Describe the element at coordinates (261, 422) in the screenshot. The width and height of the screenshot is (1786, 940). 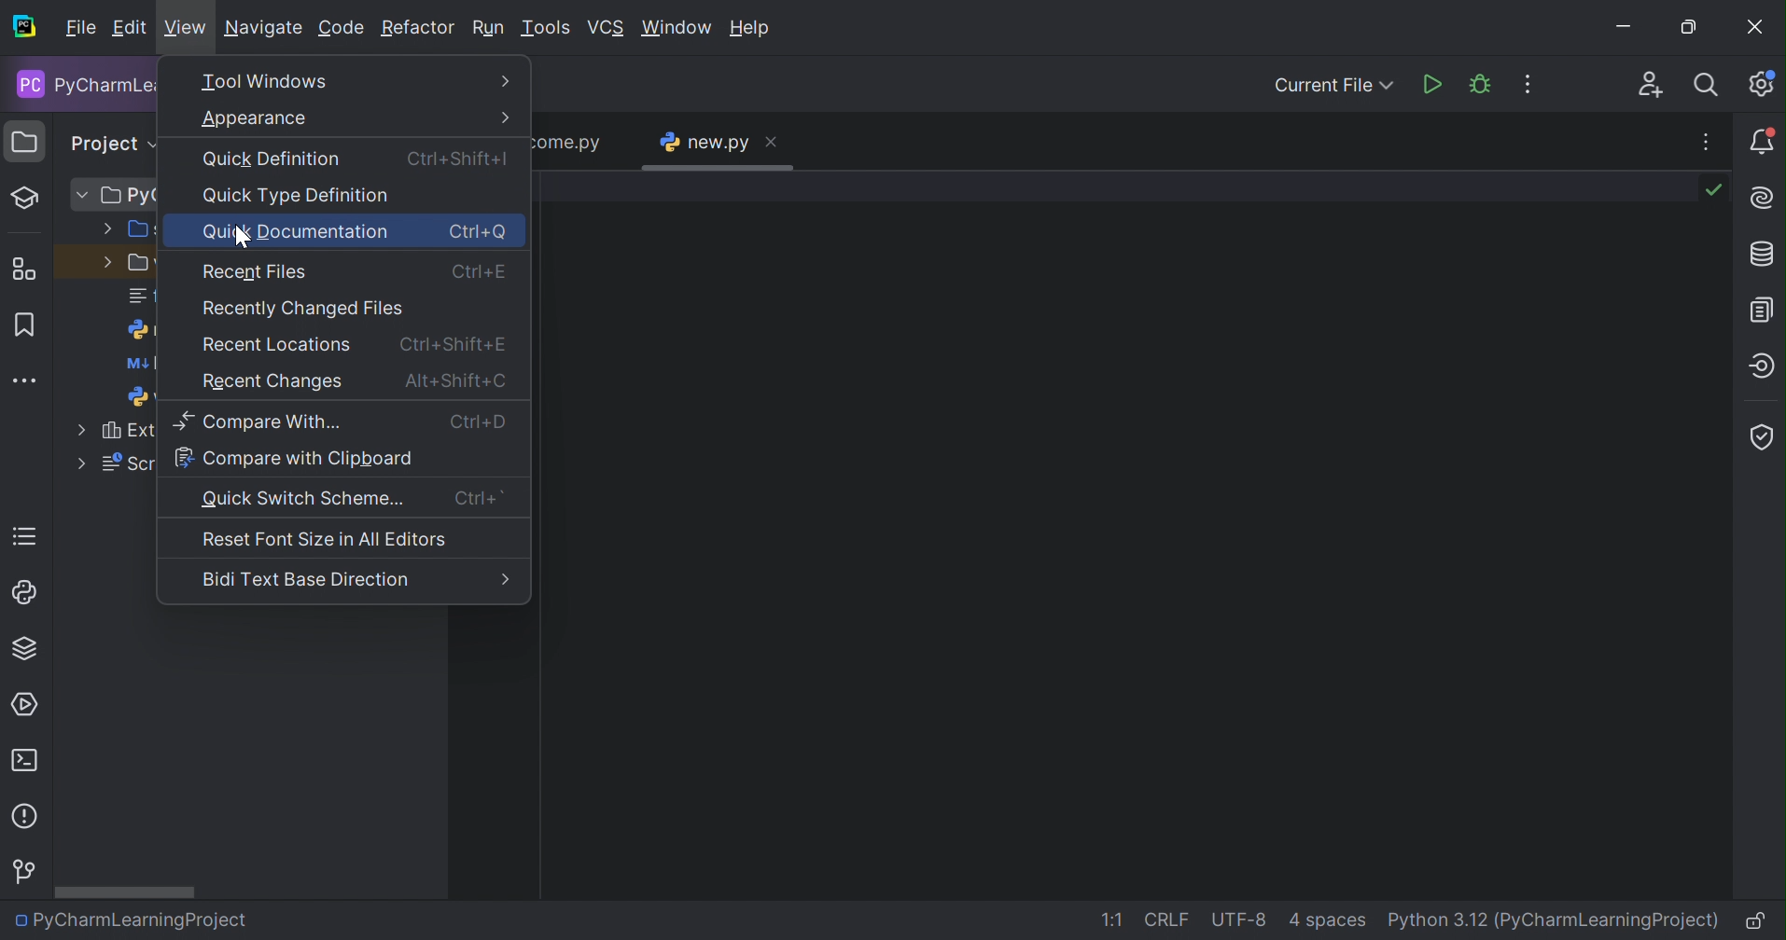
I see `Compare With...` at that location.